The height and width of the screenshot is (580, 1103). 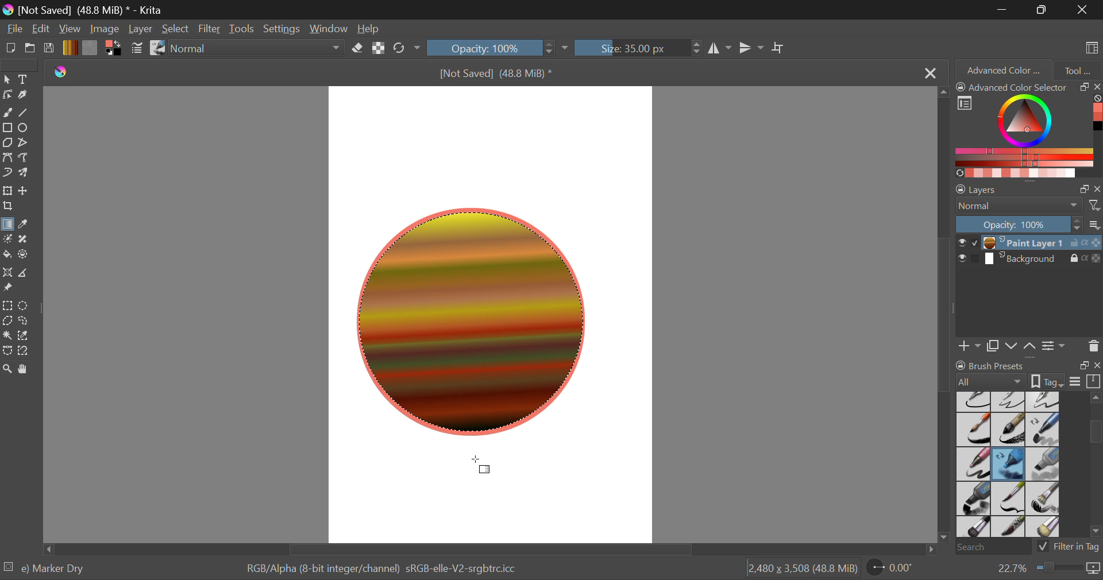 What do you see at coordinates (1054, 345) in the screenshot?
I see `Settings` at bounding box center [1054, 345].